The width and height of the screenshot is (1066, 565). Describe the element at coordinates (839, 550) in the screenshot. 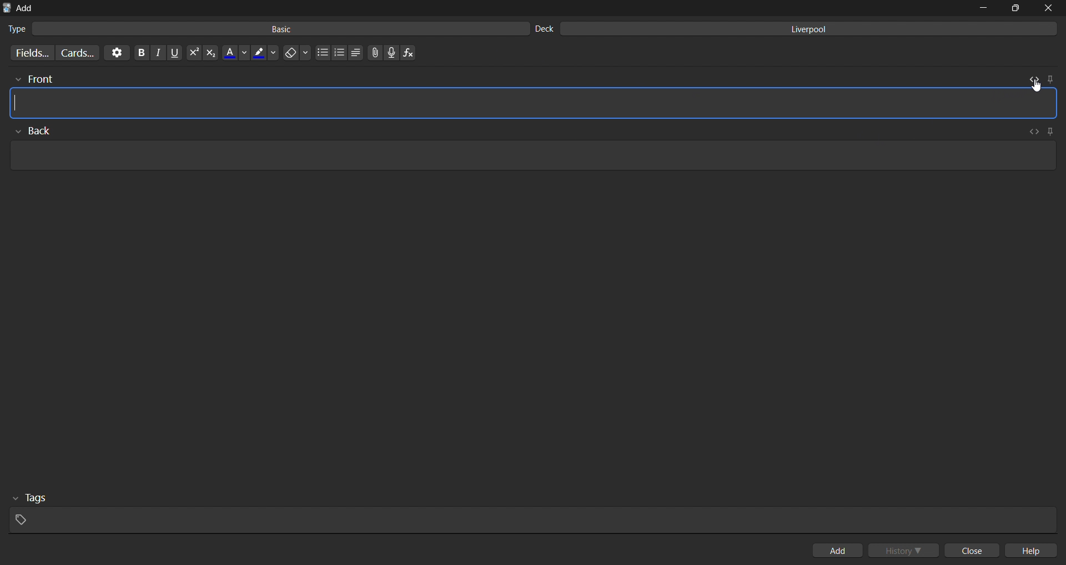

I see `add` at that location.